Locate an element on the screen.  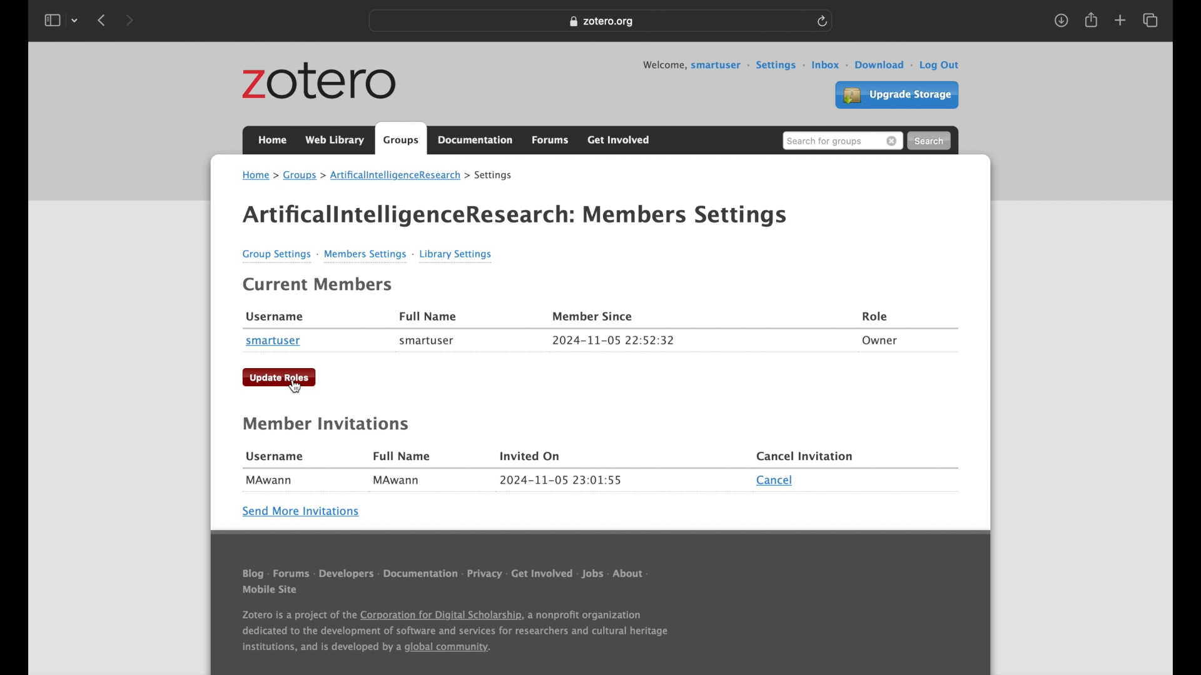
welcome, smartuser is located at coordinates (696, 66).